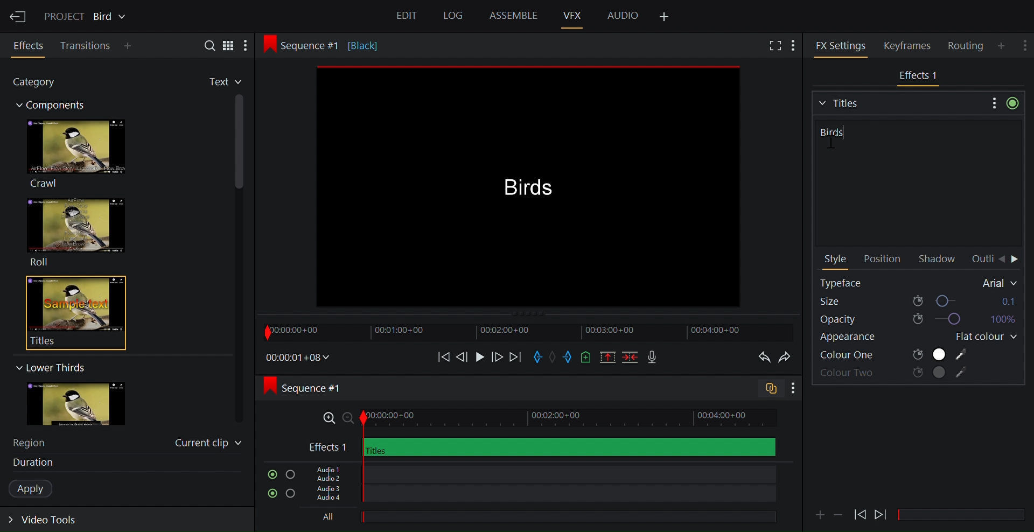 Image resolution: width=1034 pixels, height=532 pixels. Describe the element at coordinates (1003, 45) in the screenshot. I see `Add Panel` at that location.